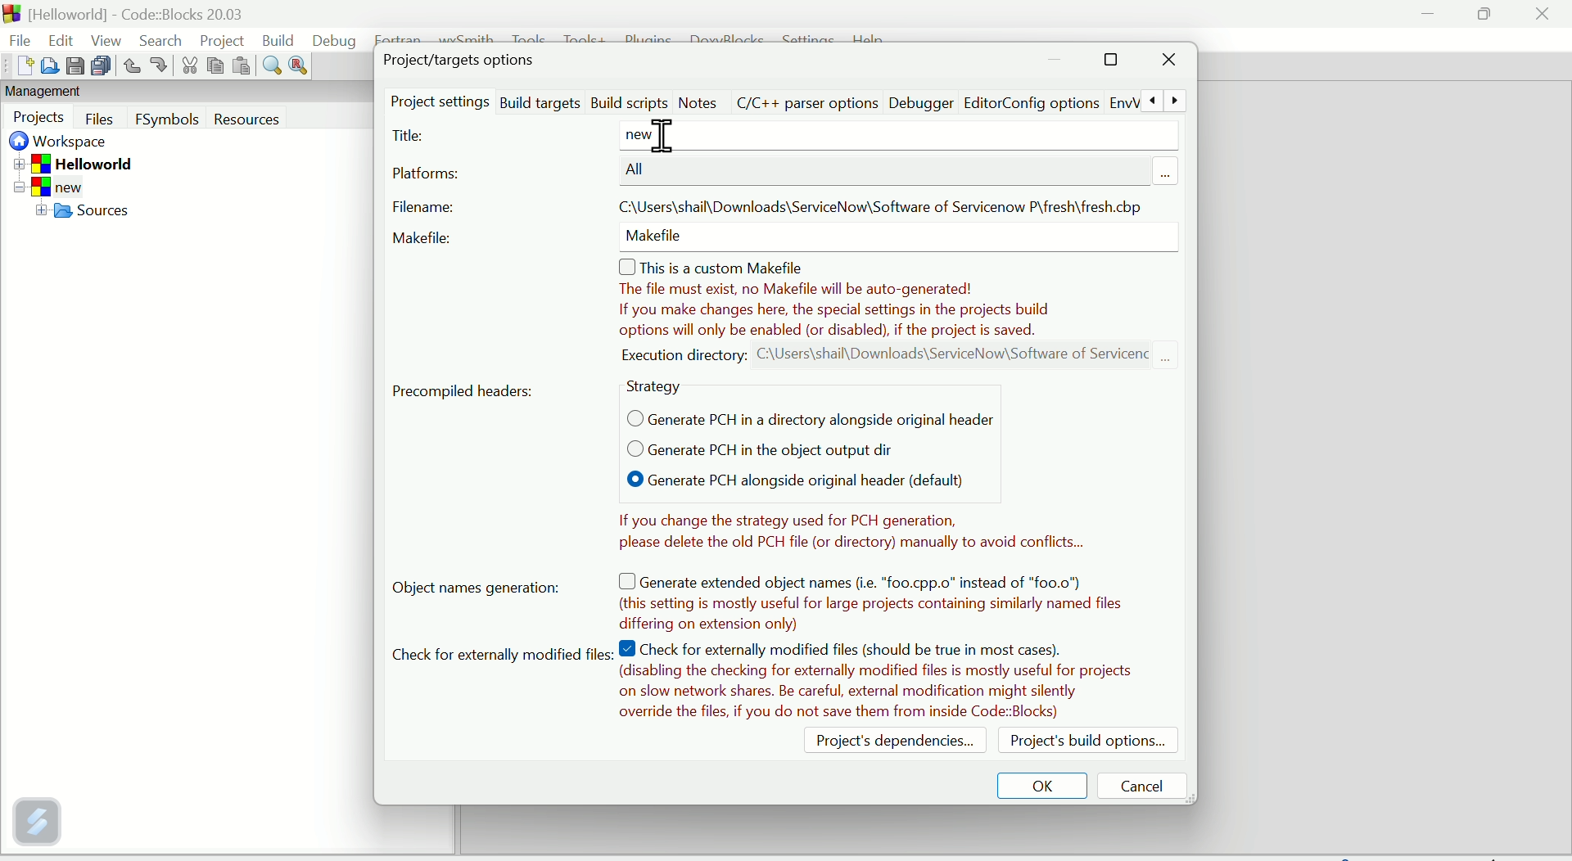  Describe the element at coordinates (1110, 61) in the screenshot. I see `Maximise` at that location.